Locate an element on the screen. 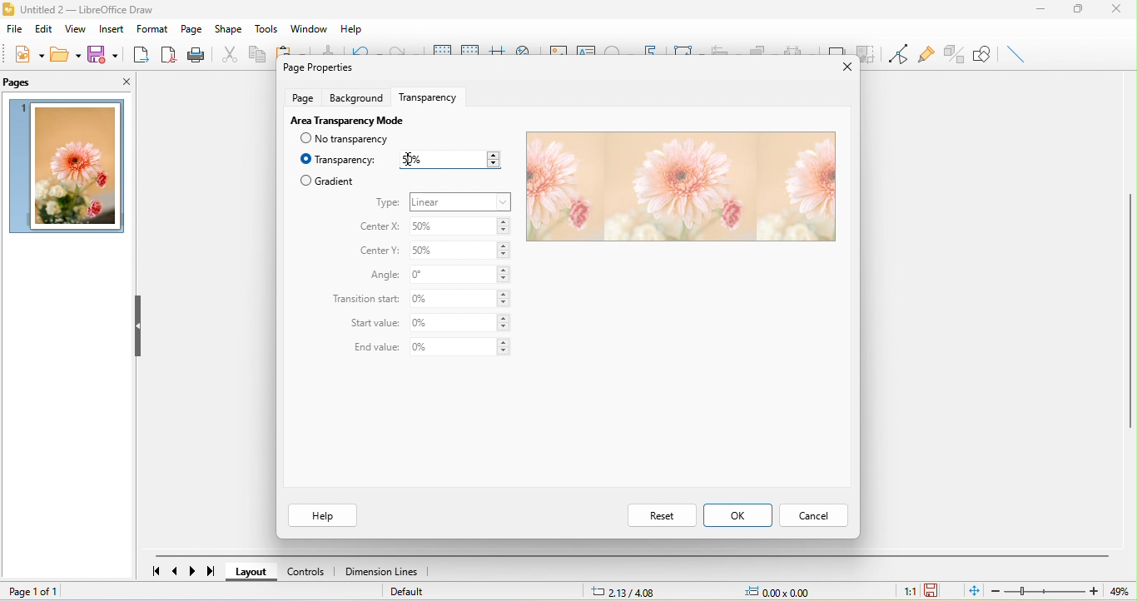  close is located at coordinates (1120, 12).